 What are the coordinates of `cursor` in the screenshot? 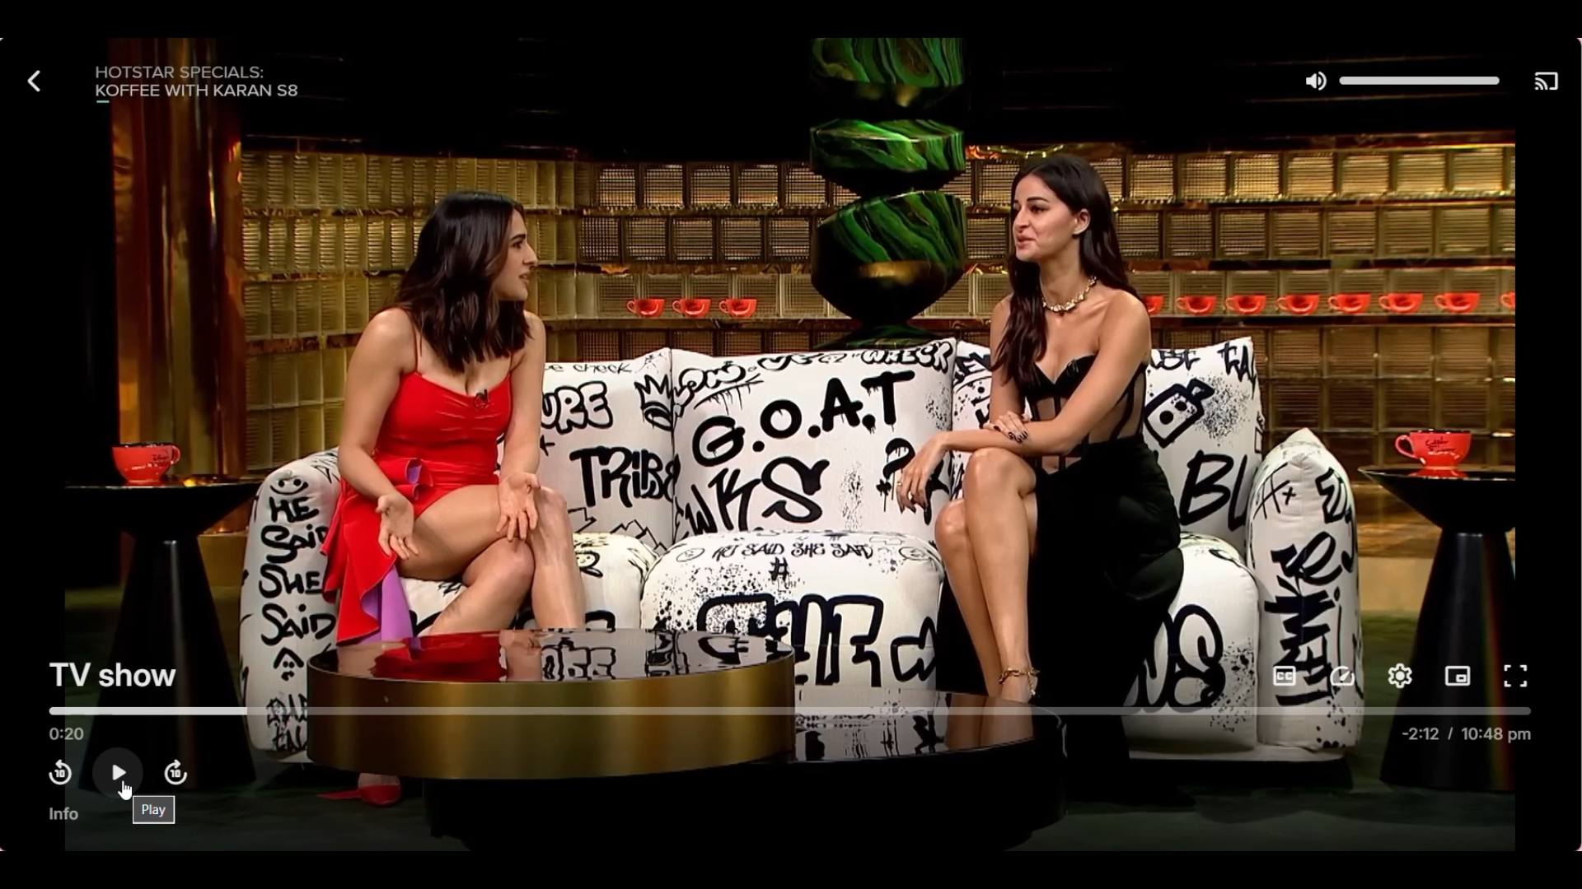 It's located at (130, 792).